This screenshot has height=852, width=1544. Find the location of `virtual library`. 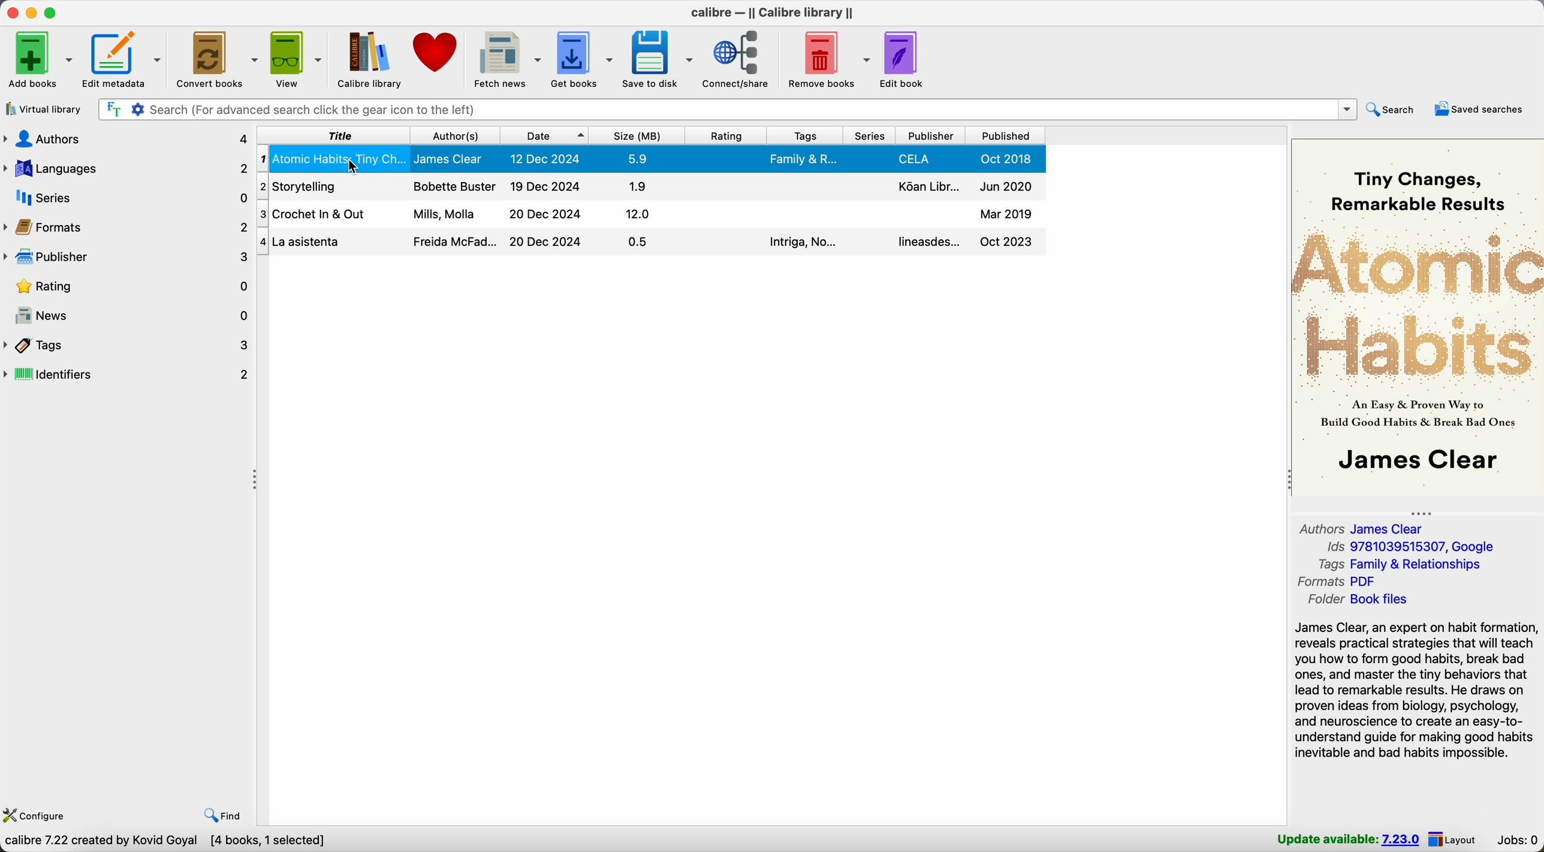

virtual library is located at coordinates (43, 110).